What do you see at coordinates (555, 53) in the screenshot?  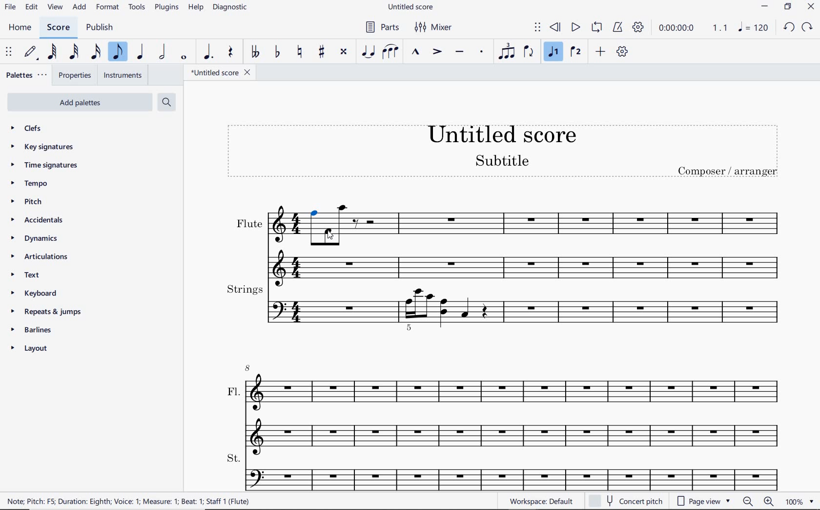 I see `VOICE 1` at bounding box center [555, 53].